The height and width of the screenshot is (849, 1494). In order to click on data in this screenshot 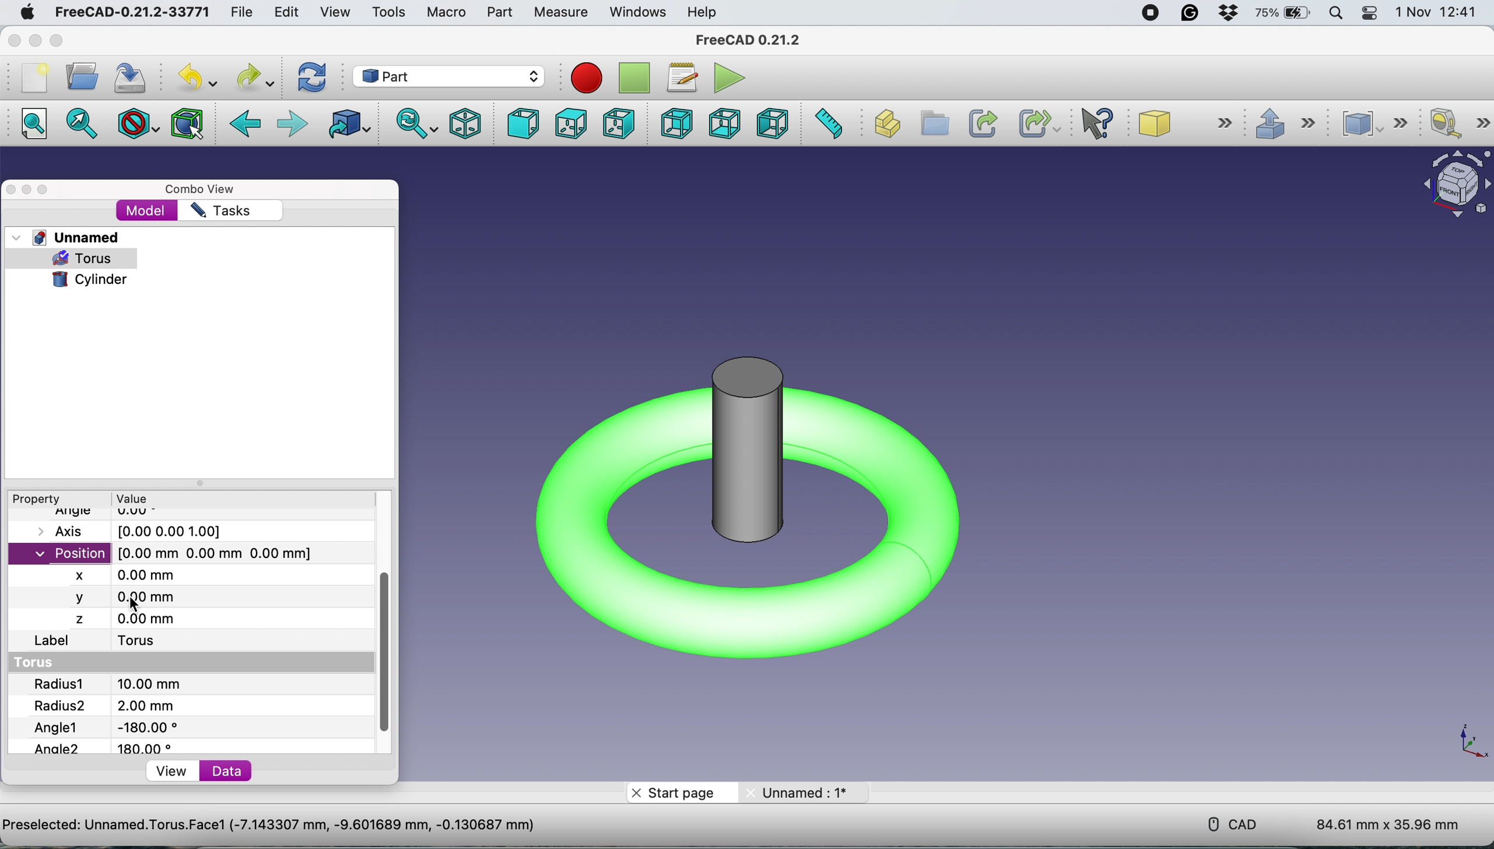, I will do `click(230, 771)`.